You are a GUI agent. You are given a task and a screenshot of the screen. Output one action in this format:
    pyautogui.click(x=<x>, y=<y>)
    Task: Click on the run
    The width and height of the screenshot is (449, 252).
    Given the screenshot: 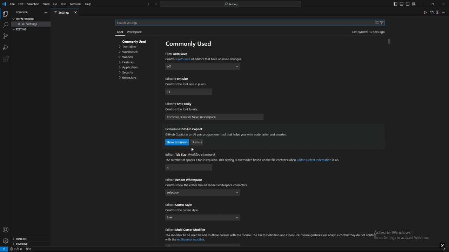 What is the action you would take?
    pyautogui.click(x=63, y=4)
    